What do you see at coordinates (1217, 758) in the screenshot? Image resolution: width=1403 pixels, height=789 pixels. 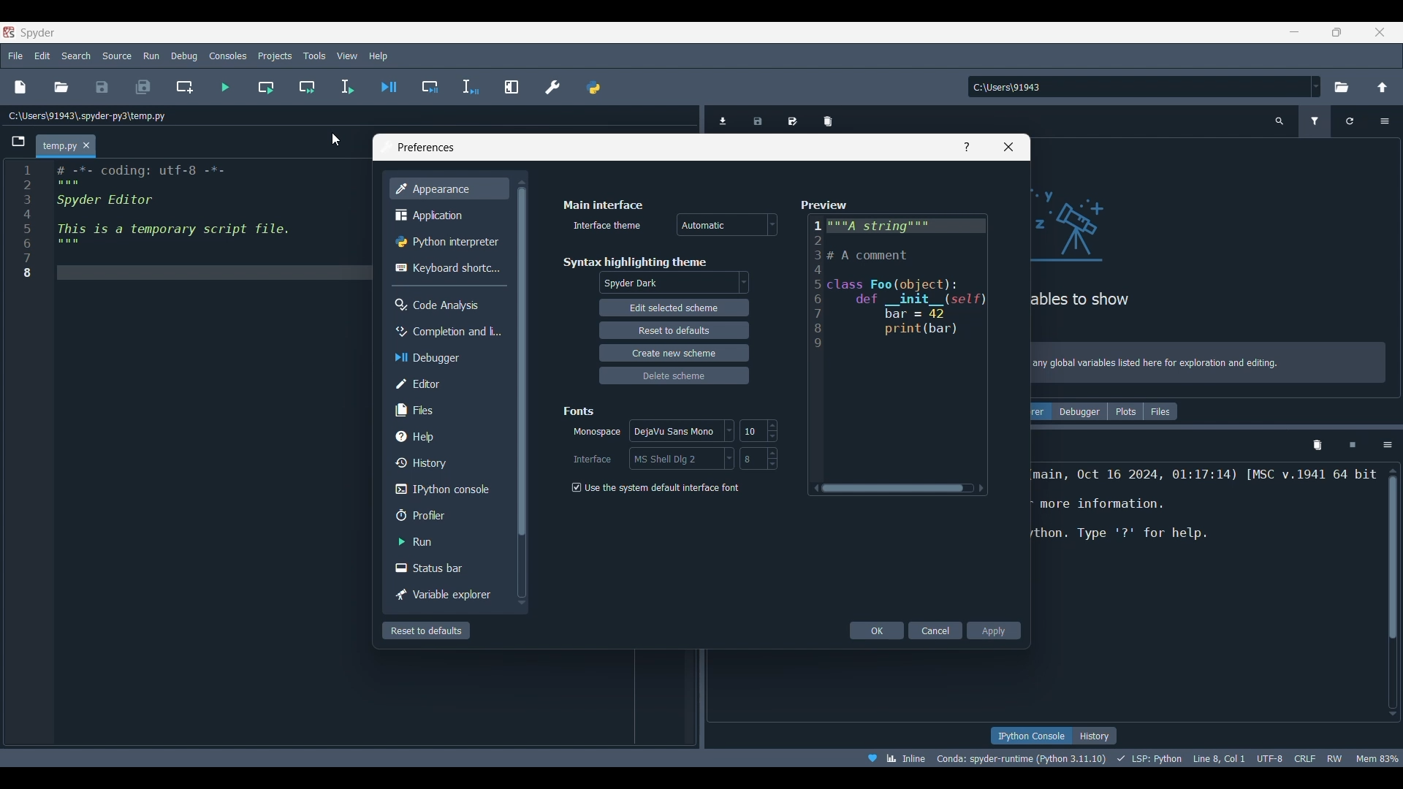 I see `Line 8, Col 1` at bounding box center [1217, 758].